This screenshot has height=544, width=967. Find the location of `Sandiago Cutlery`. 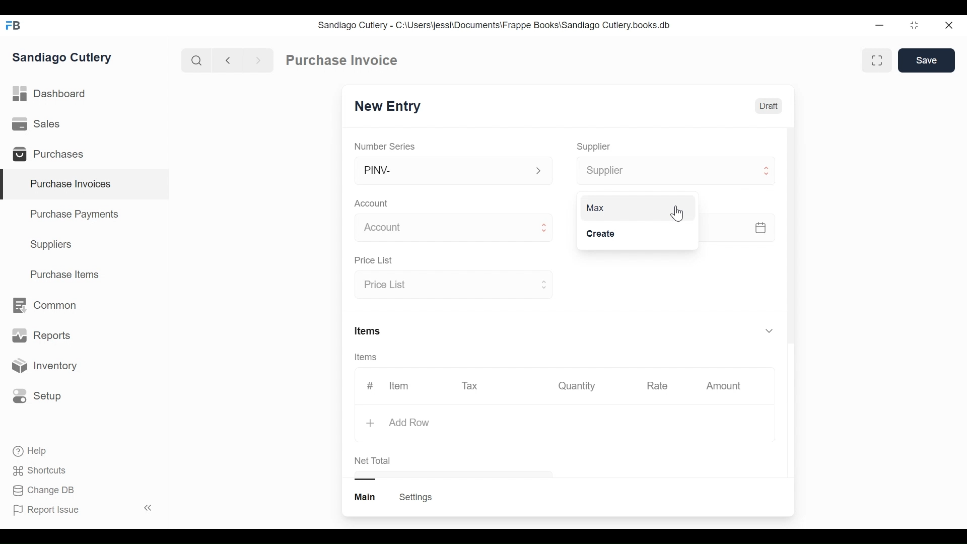

Sandiago Cutlery is located at coordinates (63, 58).